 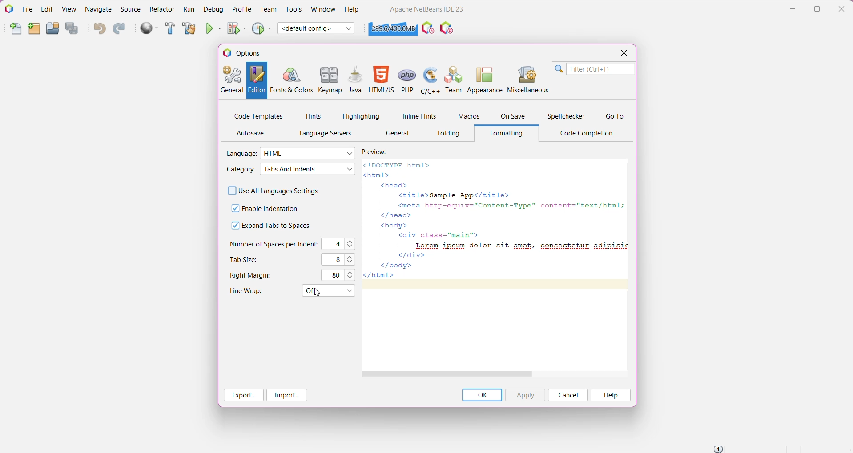 I want to click on Select the required language, so click(x=309, y=153).